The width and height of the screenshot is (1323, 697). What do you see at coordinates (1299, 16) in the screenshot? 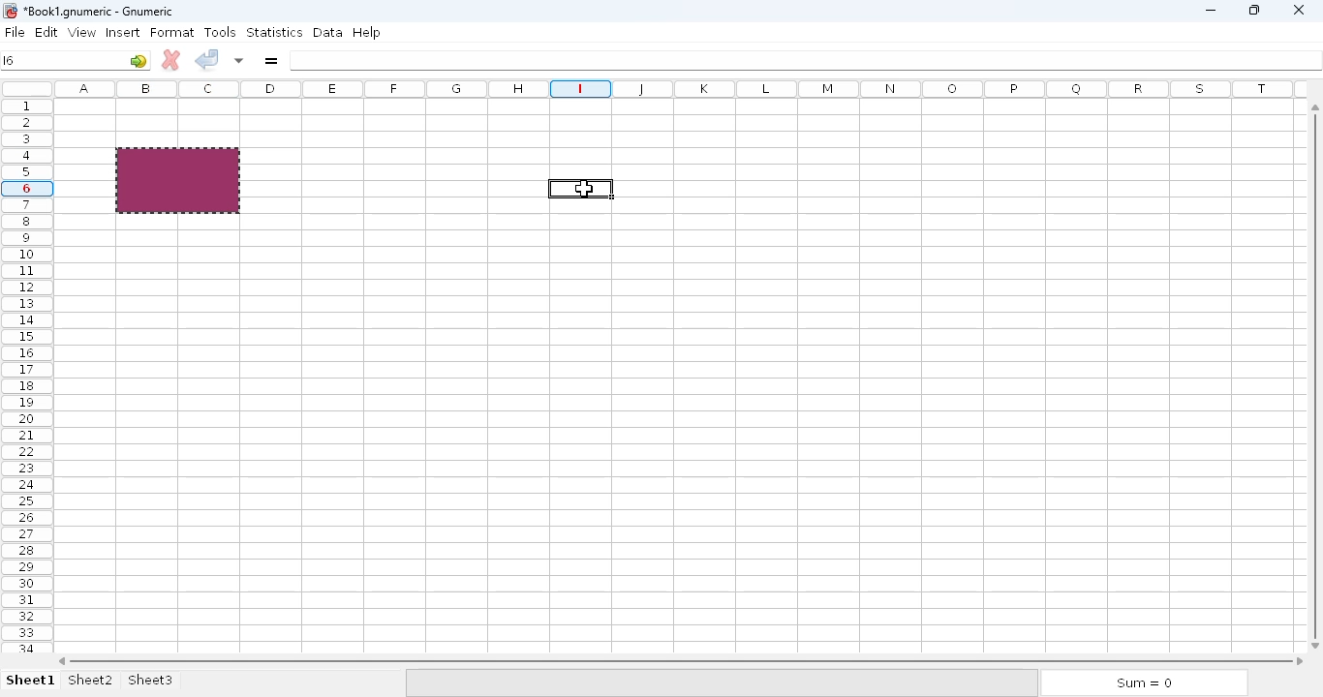
I see `close` at bounding box center [1299, 16].